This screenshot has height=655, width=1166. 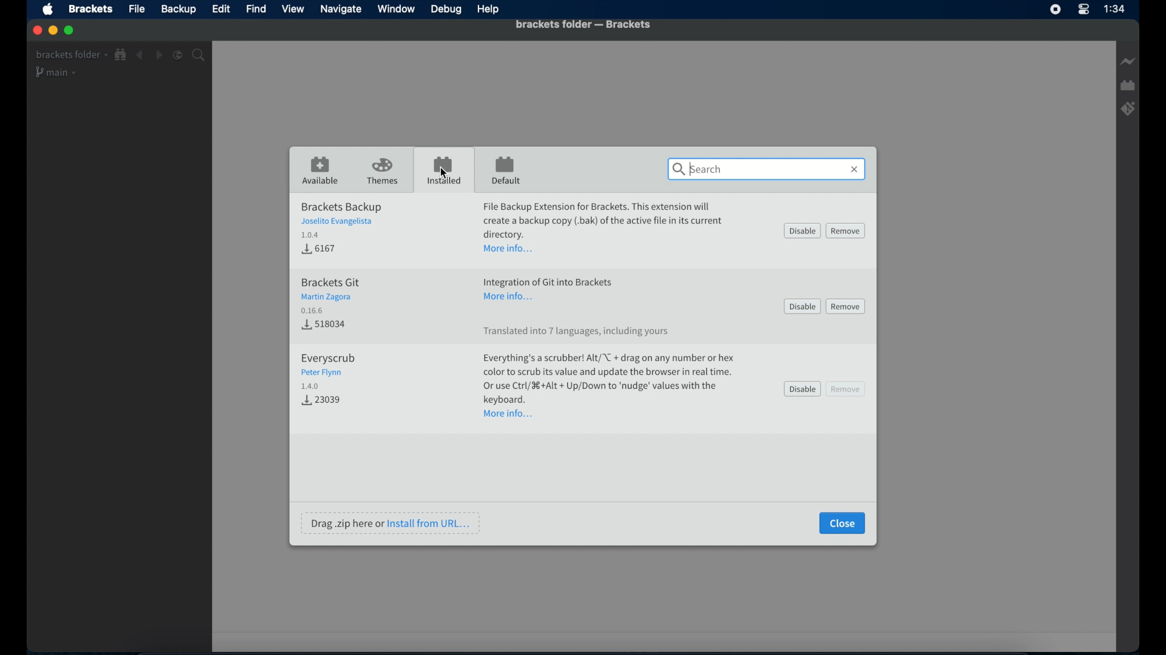 What do you see at coordinates (602, 227) in the screenshot?
I see `extension info` at bounding box center [602, 227].